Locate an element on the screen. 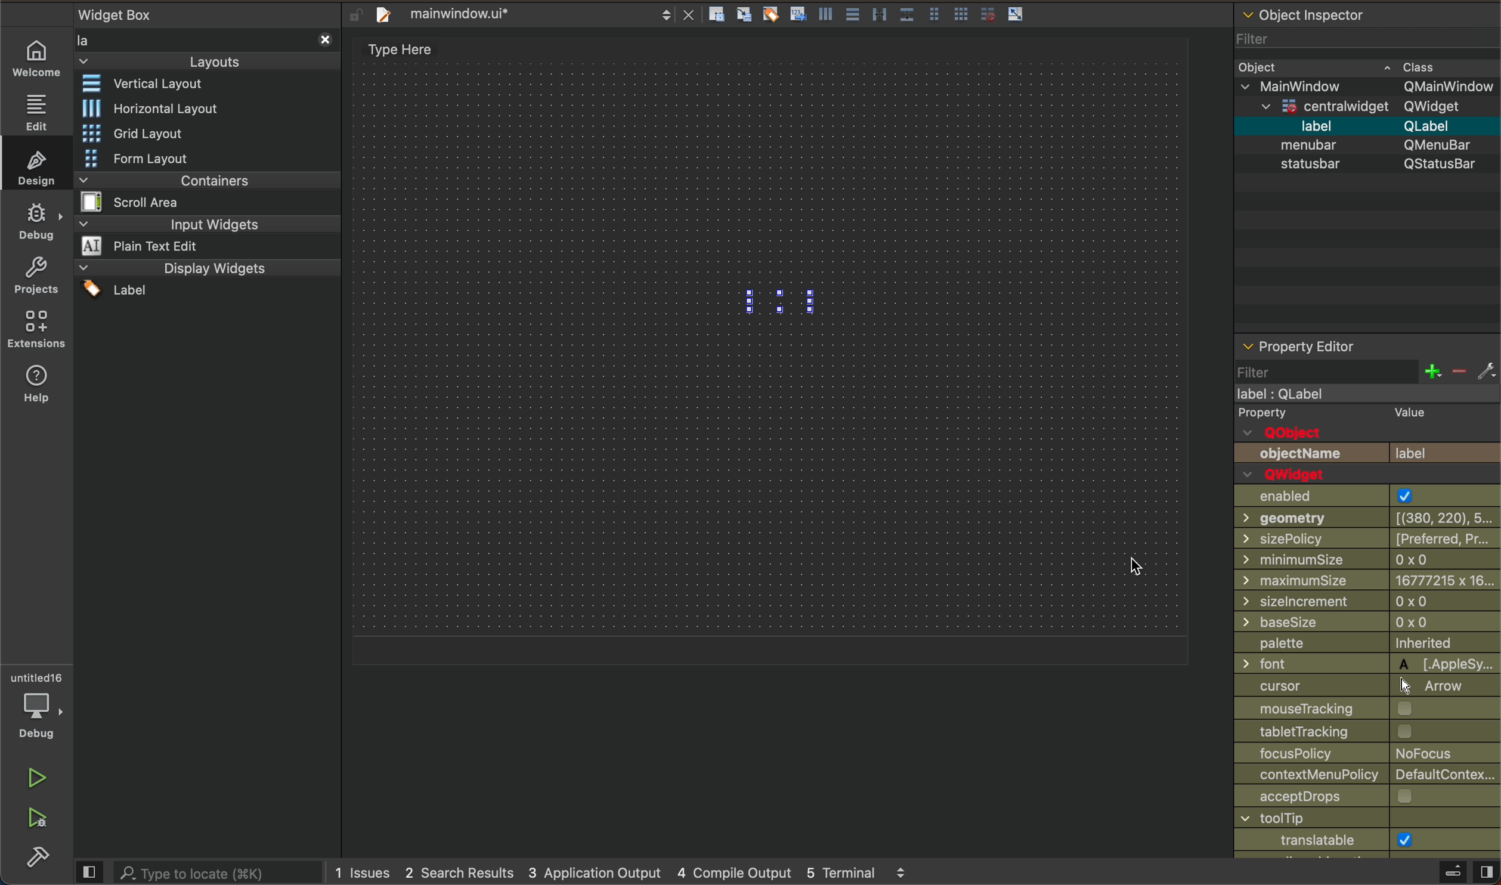  accept drops is located at coordinates (1342, 797).